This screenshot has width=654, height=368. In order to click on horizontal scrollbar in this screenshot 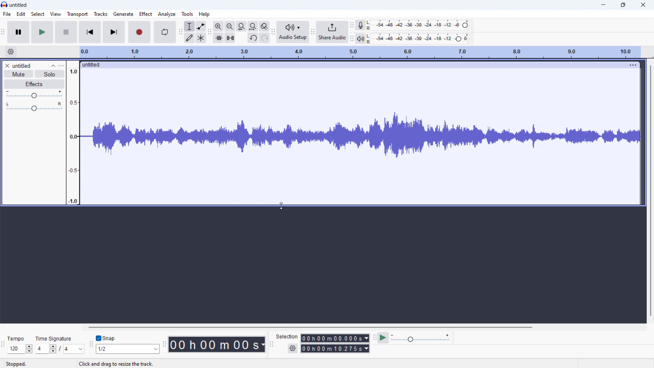, I will do `click(310, 326)`.